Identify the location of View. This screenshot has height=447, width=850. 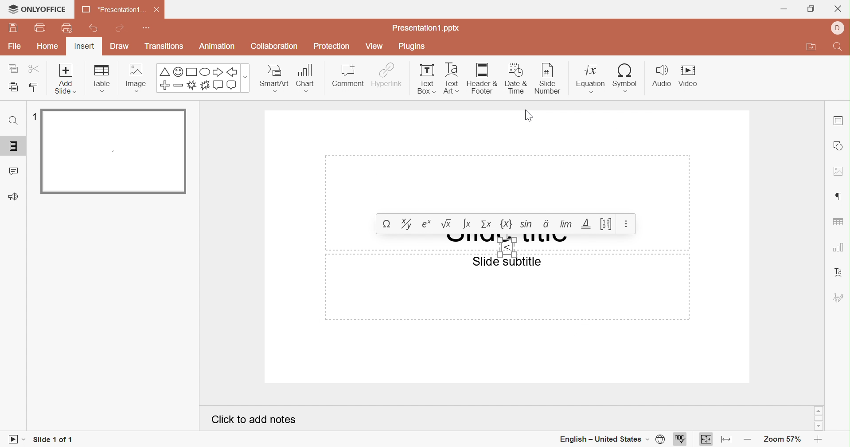
(375, 46).